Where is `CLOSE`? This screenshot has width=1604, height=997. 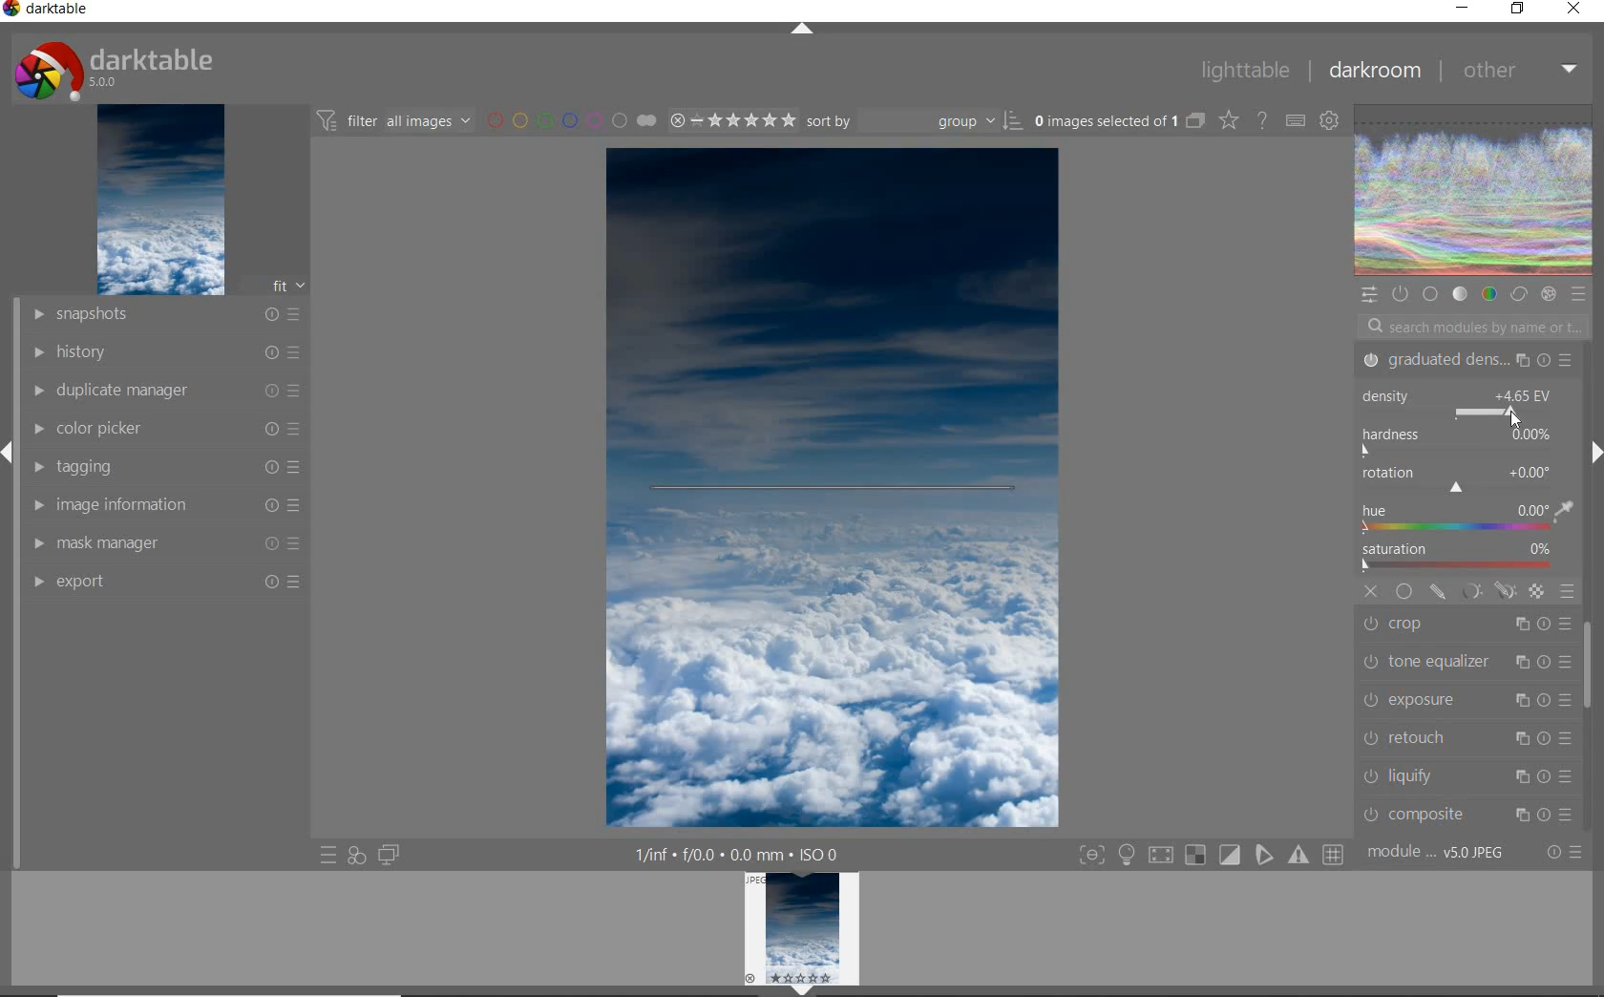
CLOSE is located at coordinates (1574, 10).